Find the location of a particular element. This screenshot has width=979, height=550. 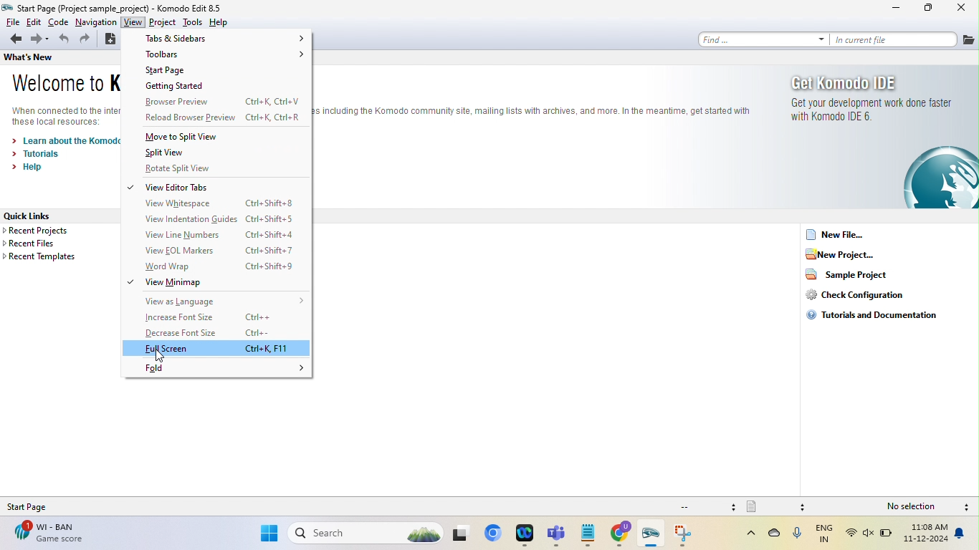

getting started is located at coordinates (202, 87).